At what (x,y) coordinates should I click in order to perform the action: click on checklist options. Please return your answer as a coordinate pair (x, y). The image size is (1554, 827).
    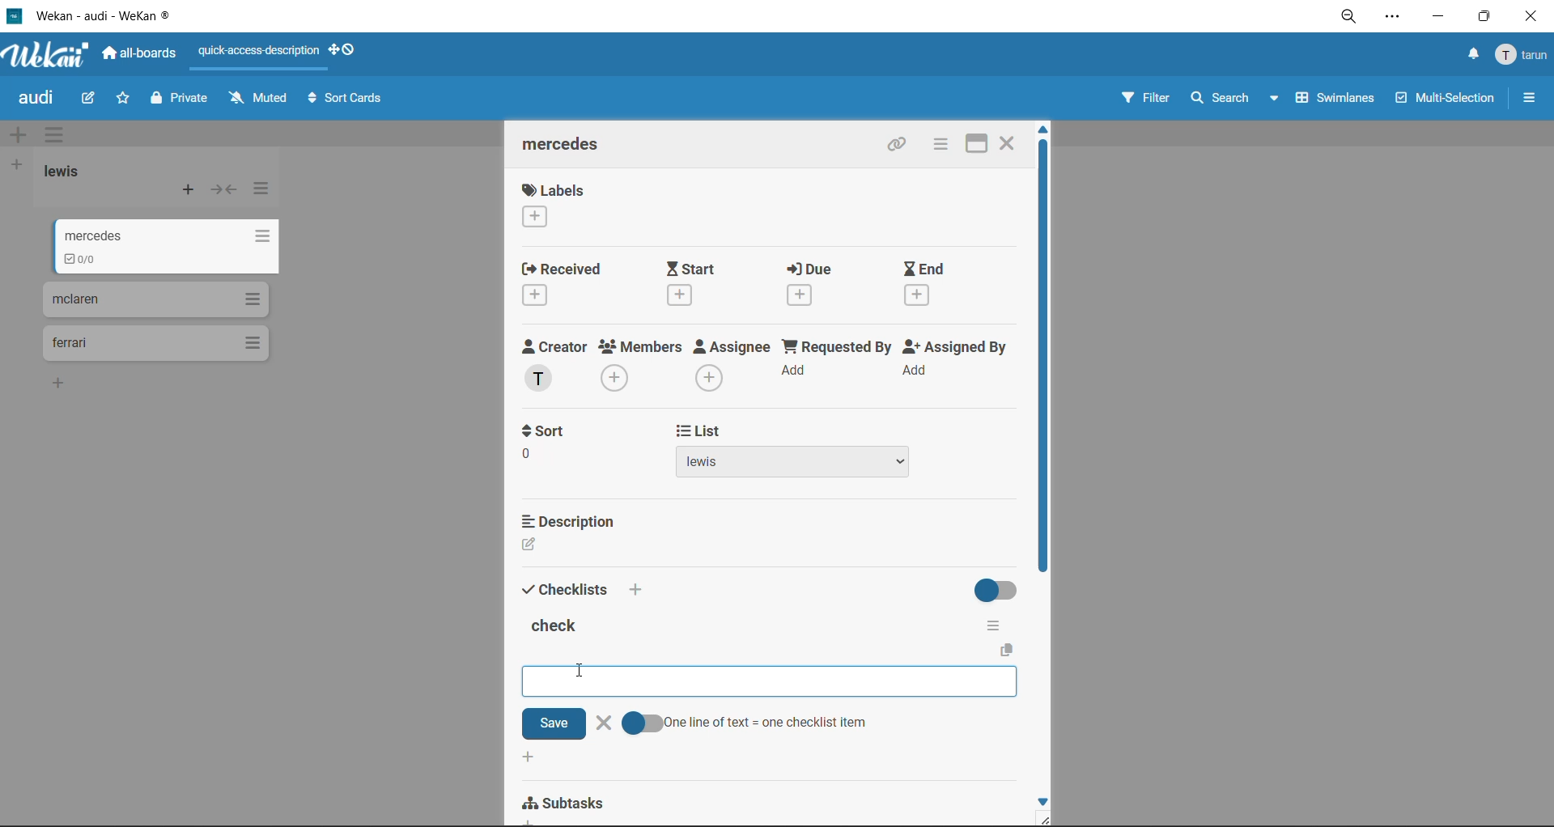
    Looking at the image, I should click on (993, 622).